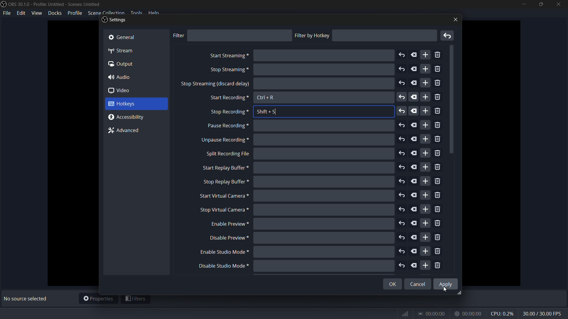 This screenshot has width=568, height=319. What do you see at coordinates (437, 140) in the screenshot?
I see `remove` at bounding box center [437, 140].